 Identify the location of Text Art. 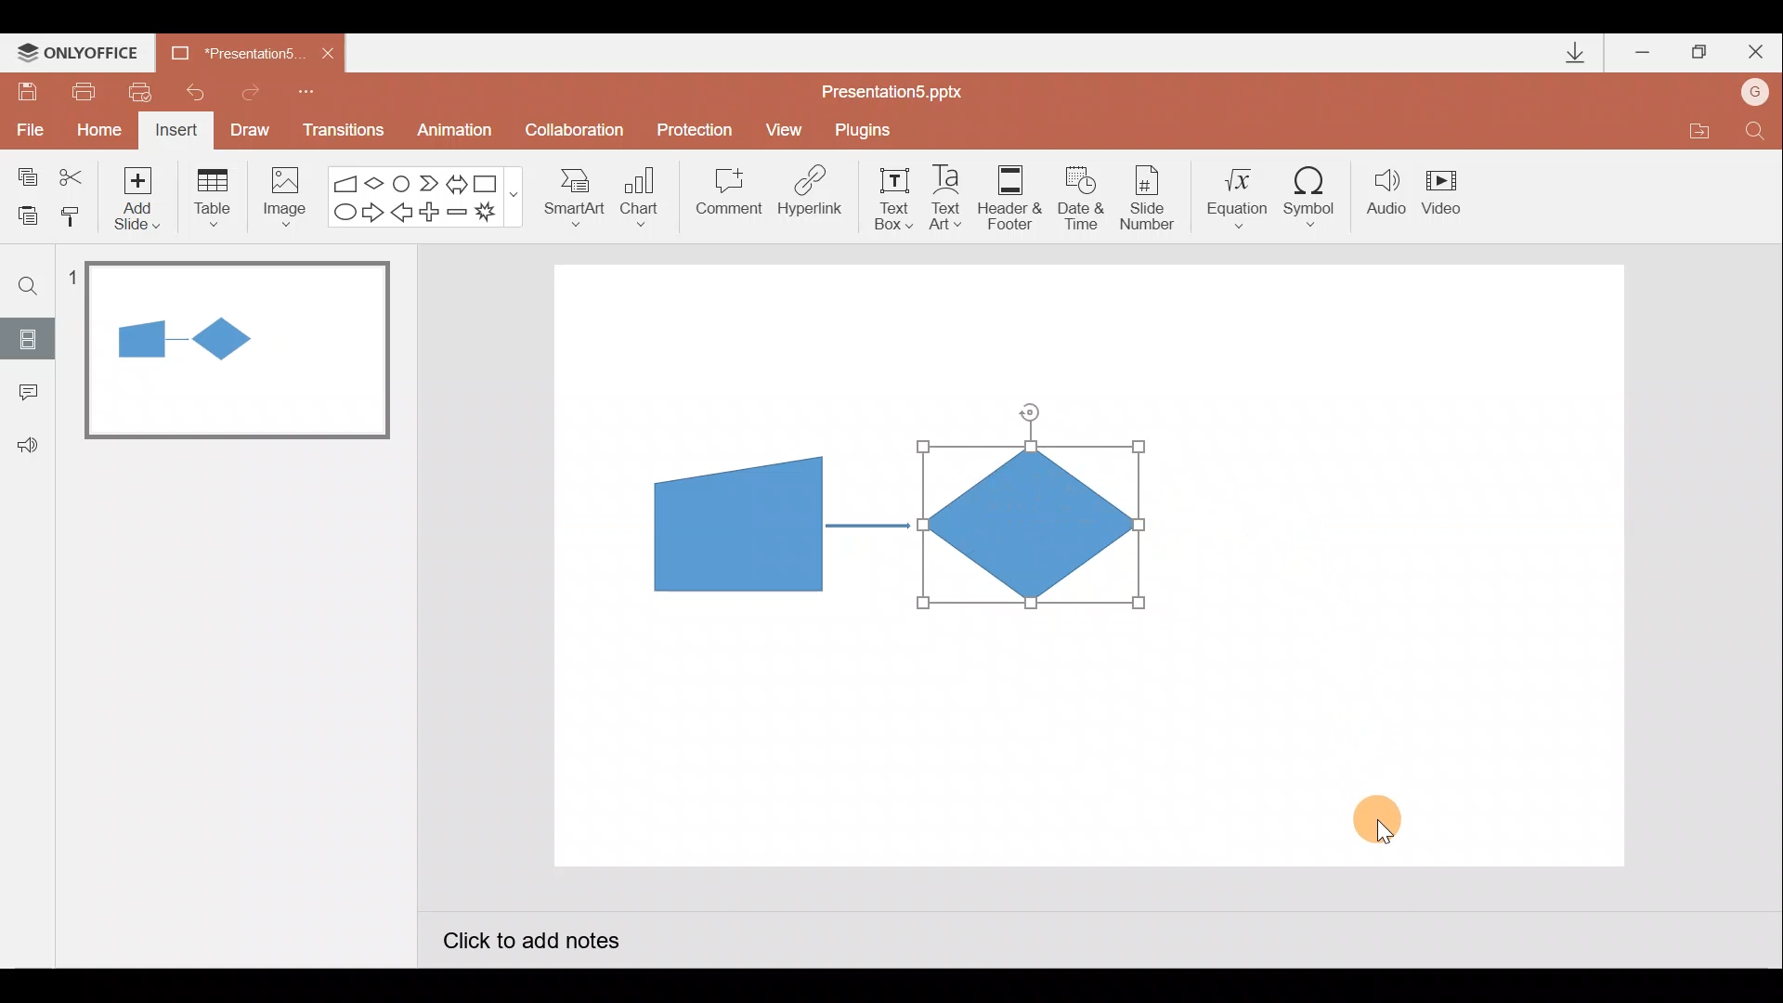
(951, 197).